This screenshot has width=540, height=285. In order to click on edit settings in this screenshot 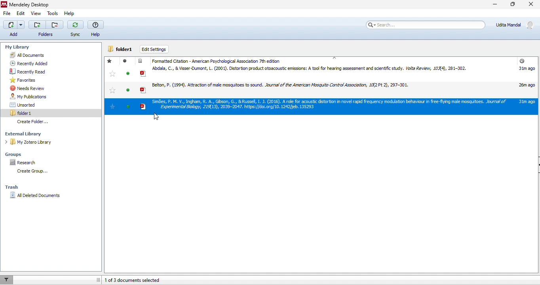, I will do `click(155, 49)`.